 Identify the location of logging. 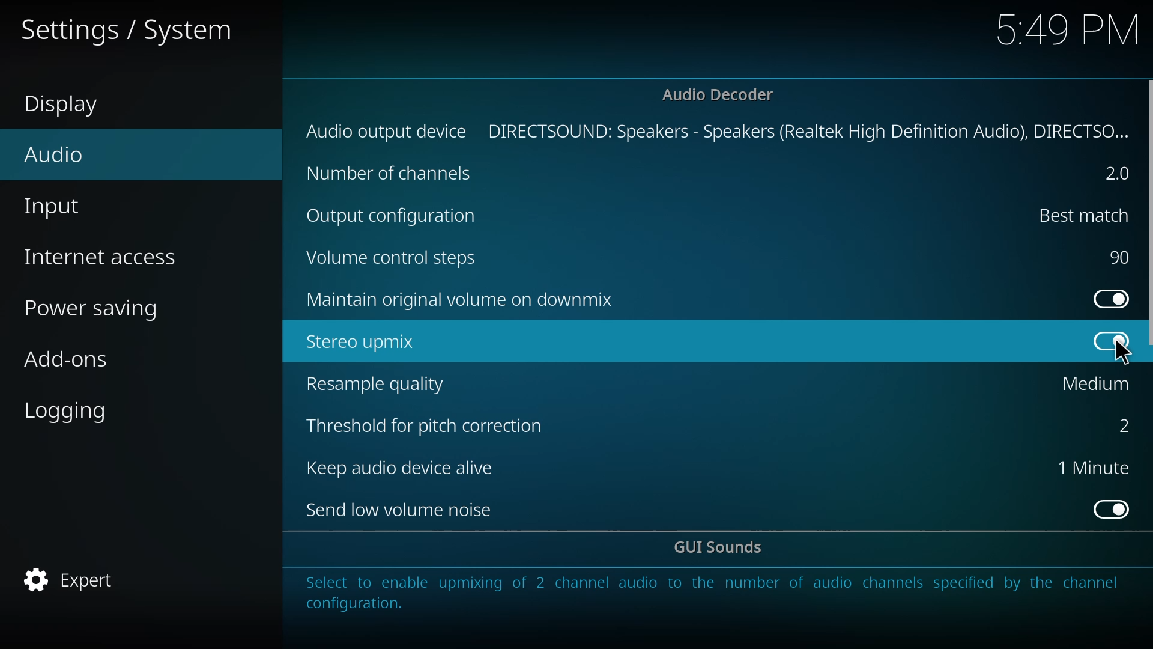
(73, 410).